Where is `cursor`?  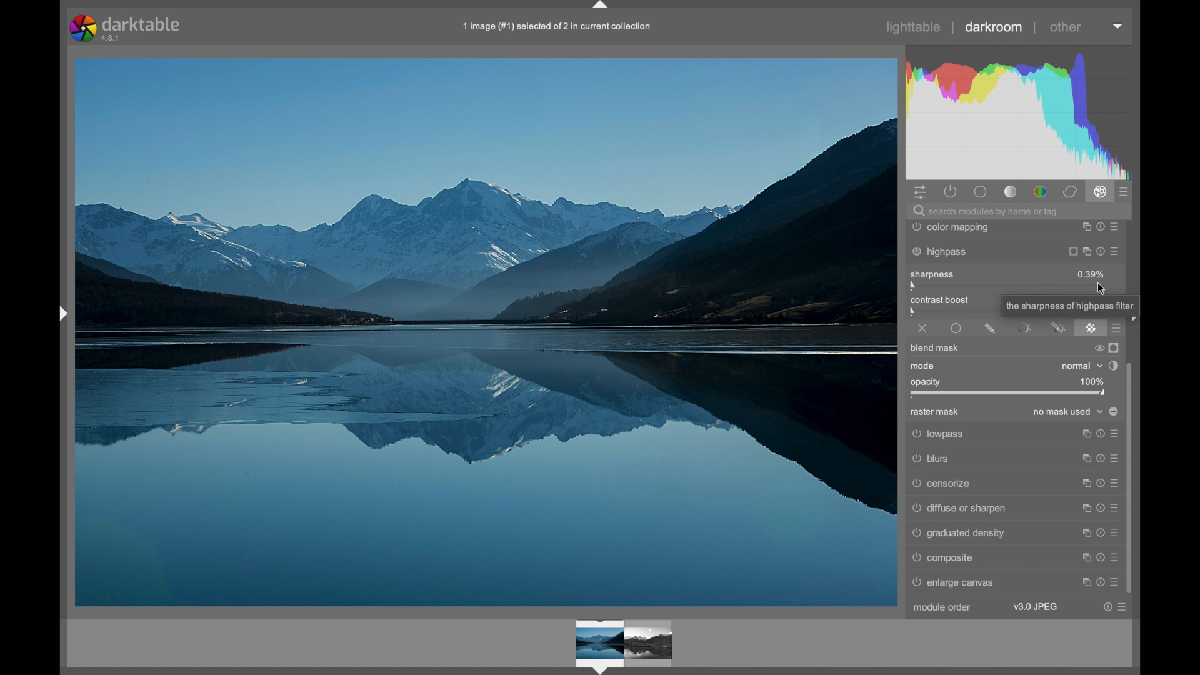
cursor is located at coordinates (1102, 290).